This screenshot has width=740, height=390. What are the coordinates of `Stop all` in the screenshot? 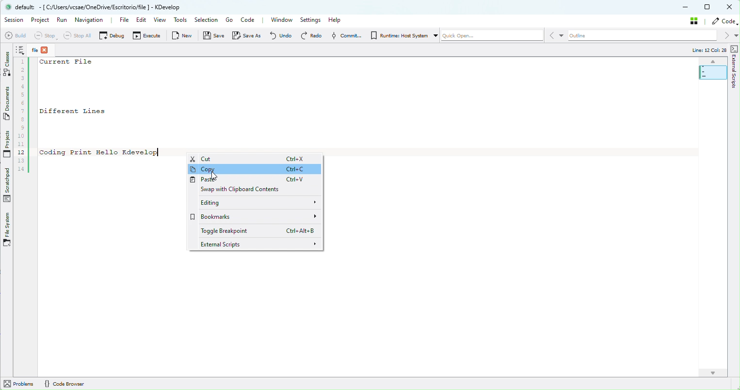 It's located at (79, 34).